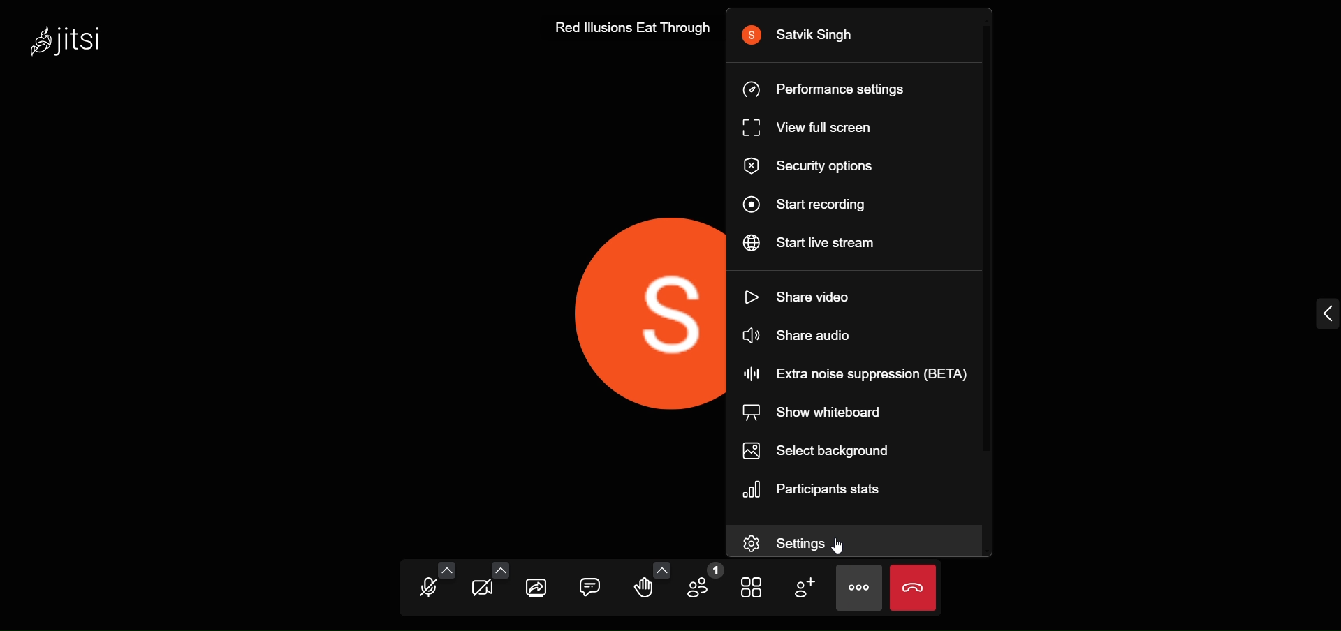 This screenshot has height=631, width=1341. What do you see at coordinates (805, 205) in the screenshot?
I see `start recording` at bounding box center [805, 205].